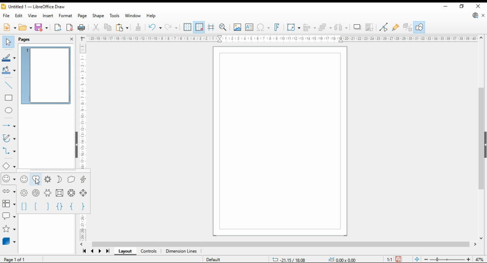 Image resolution: width=487 pixels, height=263 pixels. What do you see at coordinates (483, 15) in the screenshot?
I see `close document` at bounding box center [483, 15].